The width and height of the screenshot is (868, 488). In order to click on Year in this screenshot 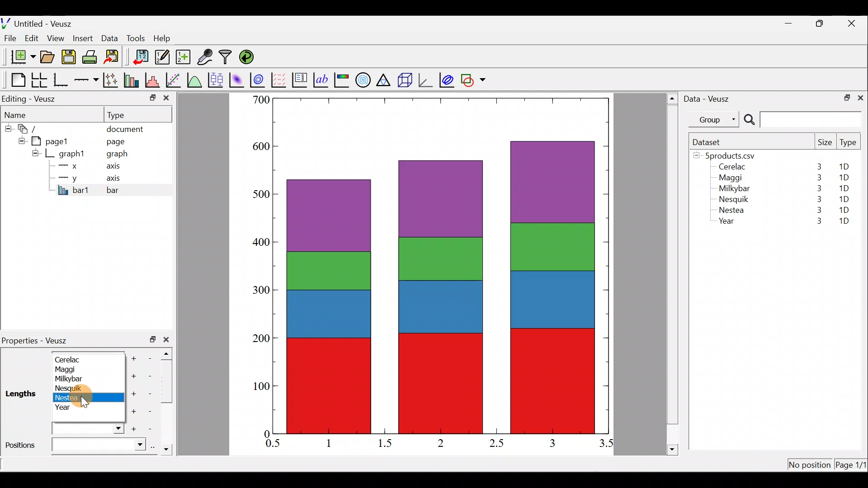, I will do `click(65, 408)`.